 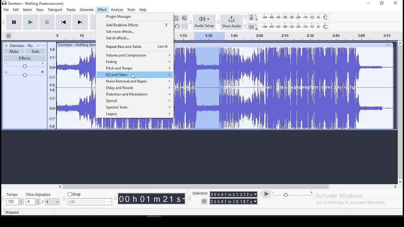 I want to click on generate, so click(x=86, y=10).